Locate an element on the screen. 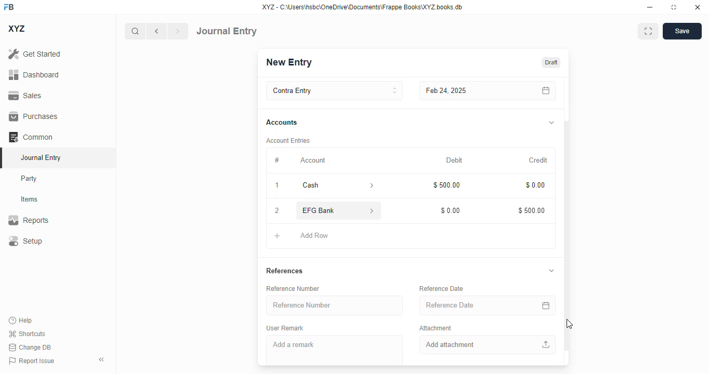 Image resolution: width=709 pixels, height=374 pixels. add button is located at coordinates (277, 236).